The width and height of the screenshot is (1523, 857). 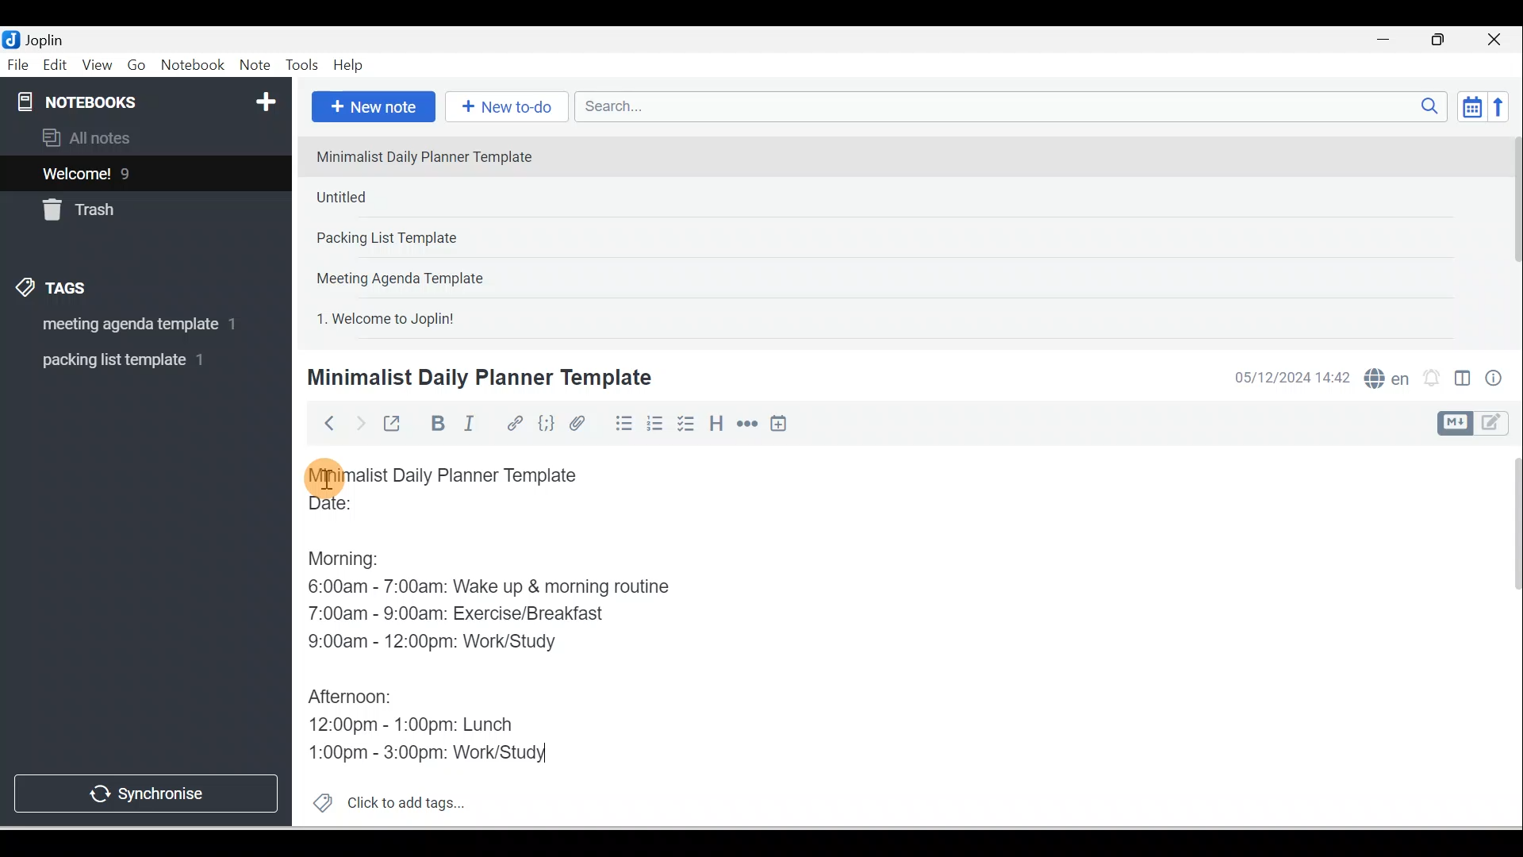 What do you see at coordinates (1383, 376) in the screenshot?
I see `Spelling` at bounding box center [1383, 376].